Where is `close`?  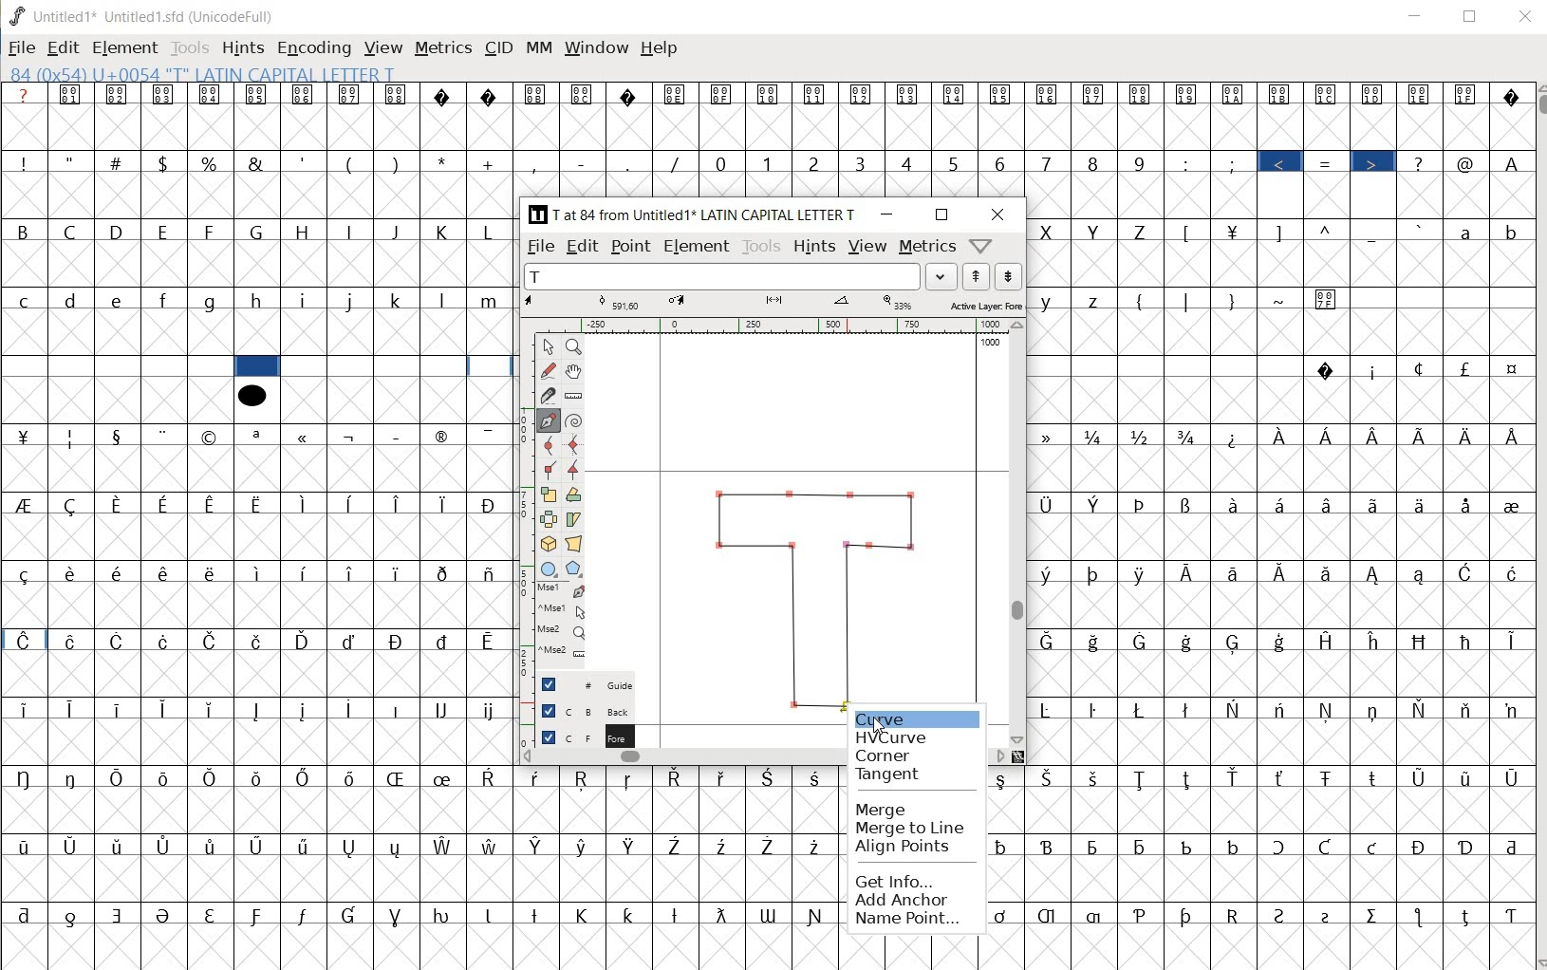 close is located at coordinates (1527, 17).